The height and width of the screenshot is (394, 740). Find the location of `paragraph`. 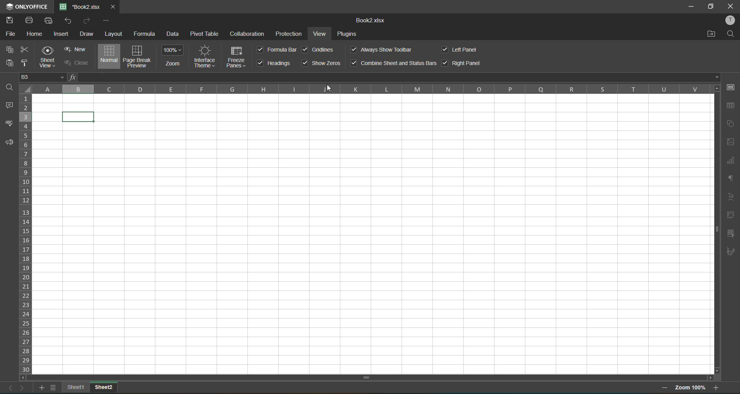

paragraph is located at coordinates (732, 178).